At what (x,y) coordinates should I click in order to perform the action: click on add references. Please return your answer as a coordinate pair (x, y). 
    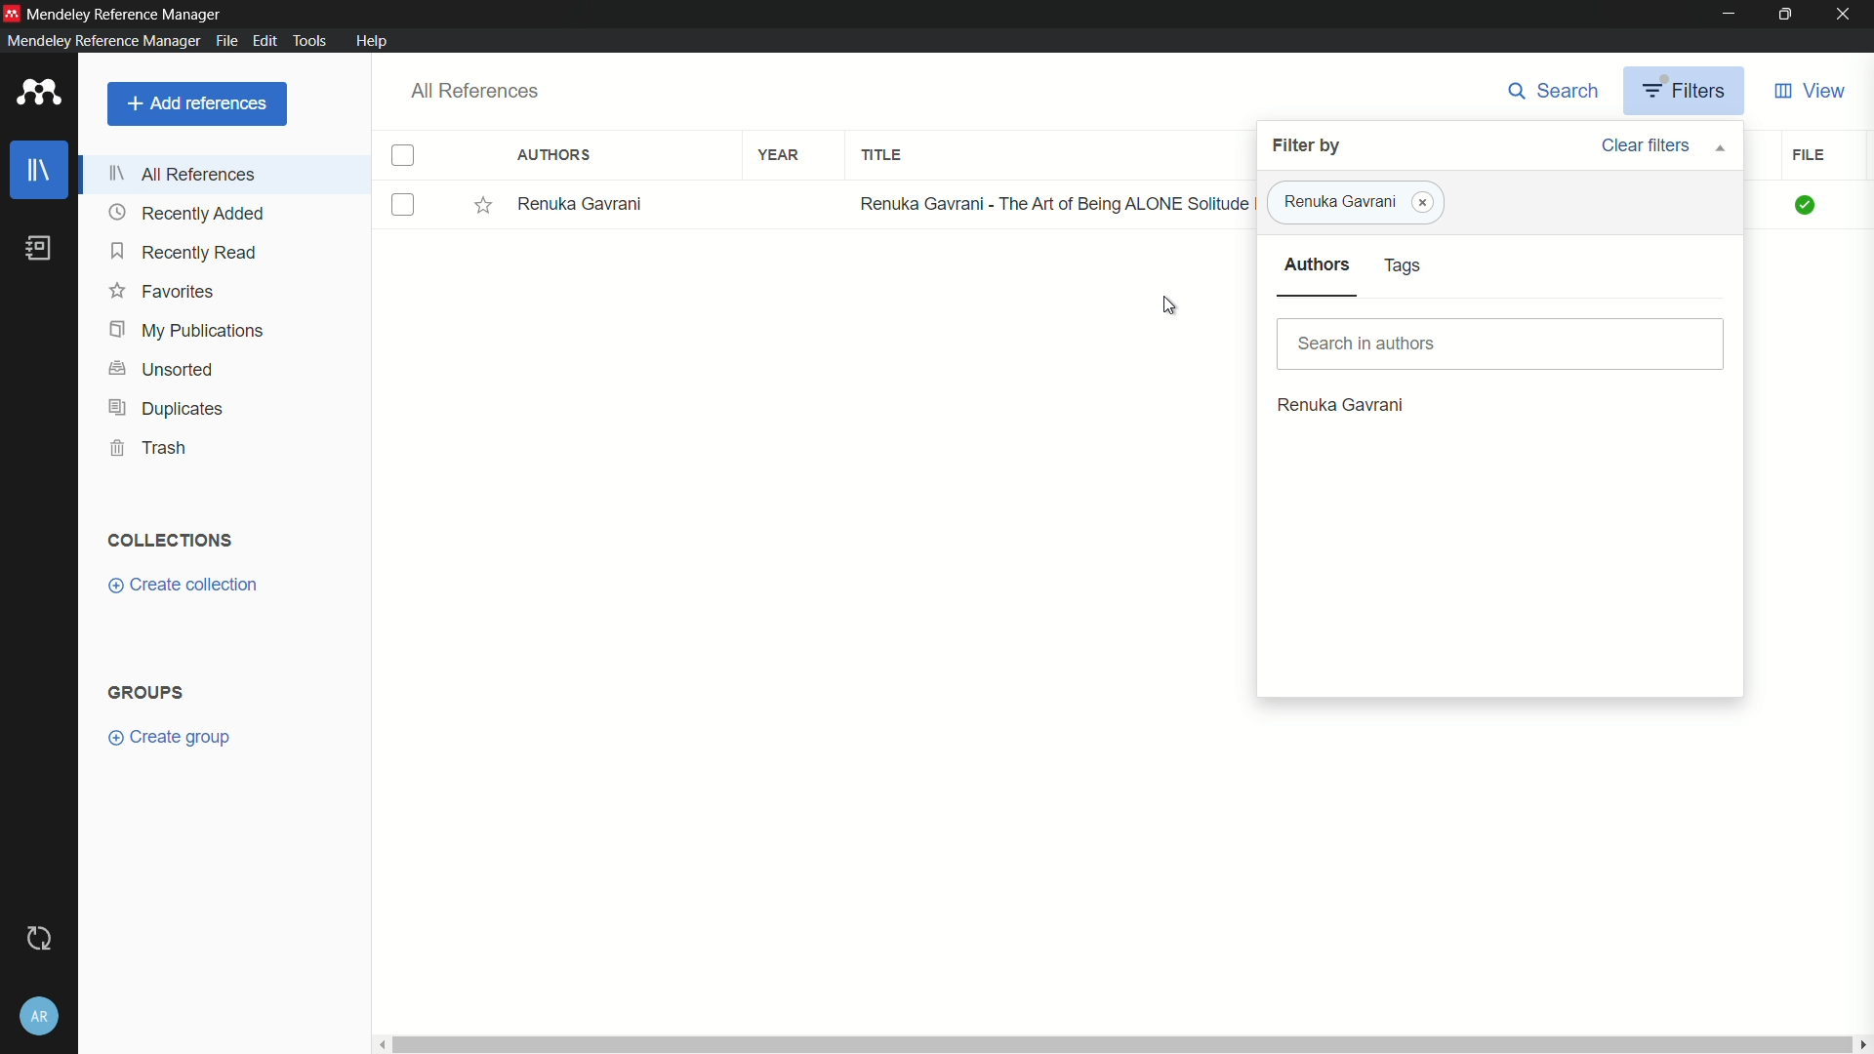
    Looking at the image, I should click on (198, 103).